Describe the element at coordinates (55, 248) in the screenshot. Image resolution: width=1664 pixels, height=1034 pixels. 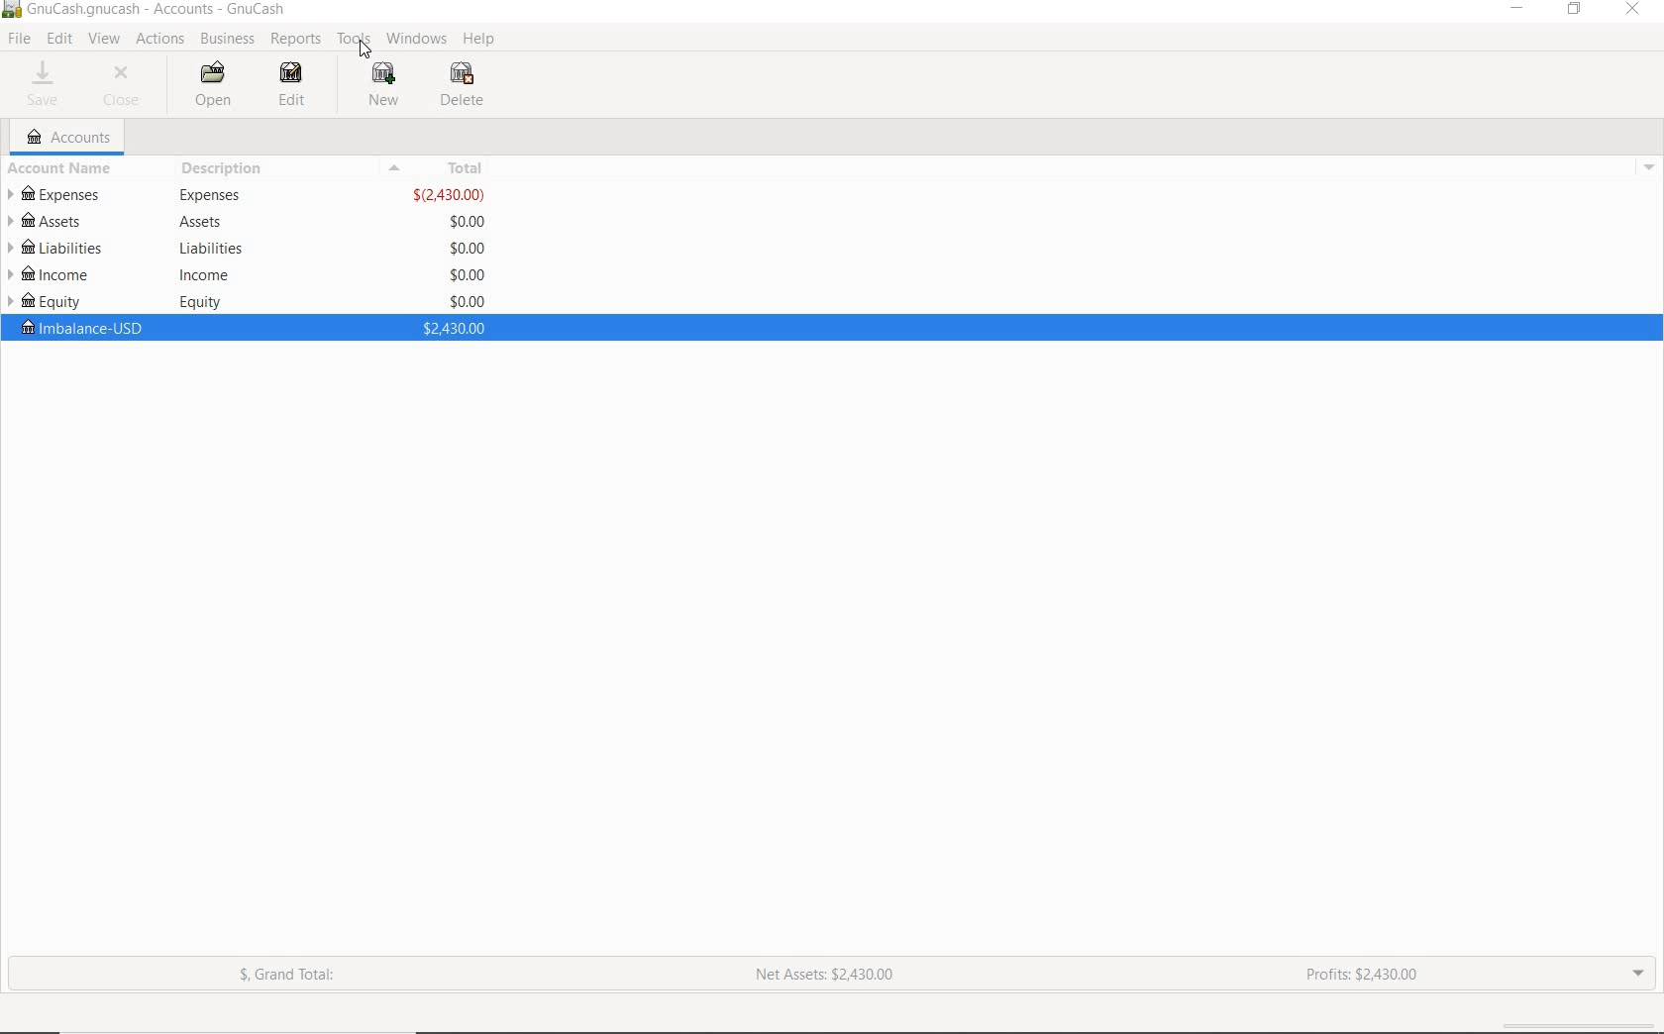
I see `LIABILITIES` at that location.